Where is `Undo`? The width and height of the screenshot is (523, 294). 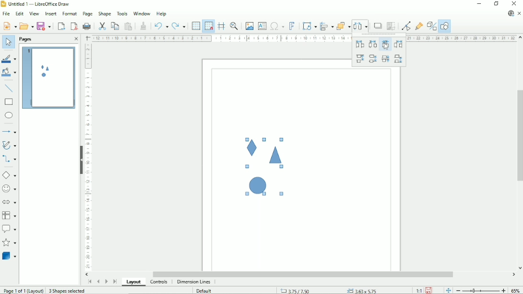
Undo is located at coordinates (161, 25).